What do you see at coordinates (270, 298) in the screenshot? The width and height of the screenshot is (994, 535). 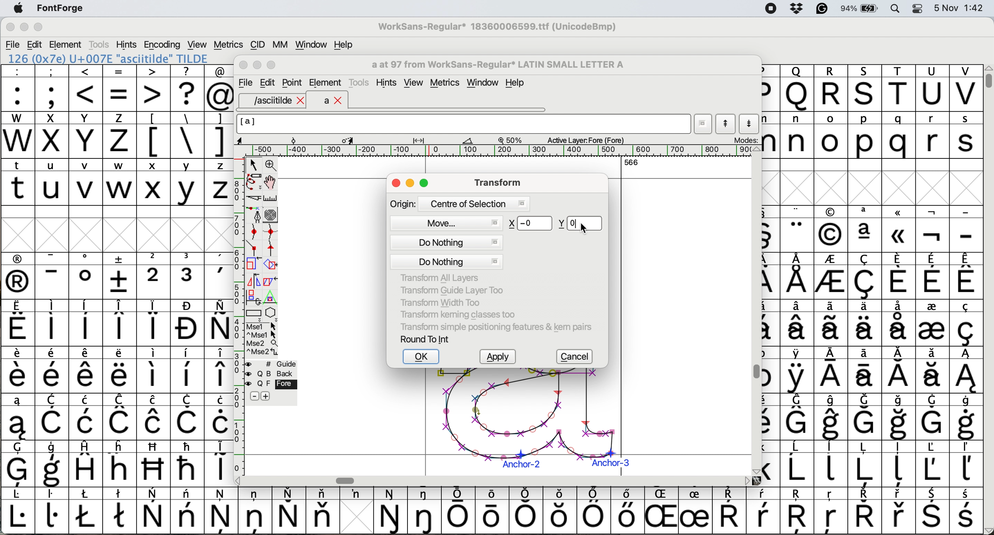 I see `perform a perspective transformation on selection` at bounding box center [270, 298].